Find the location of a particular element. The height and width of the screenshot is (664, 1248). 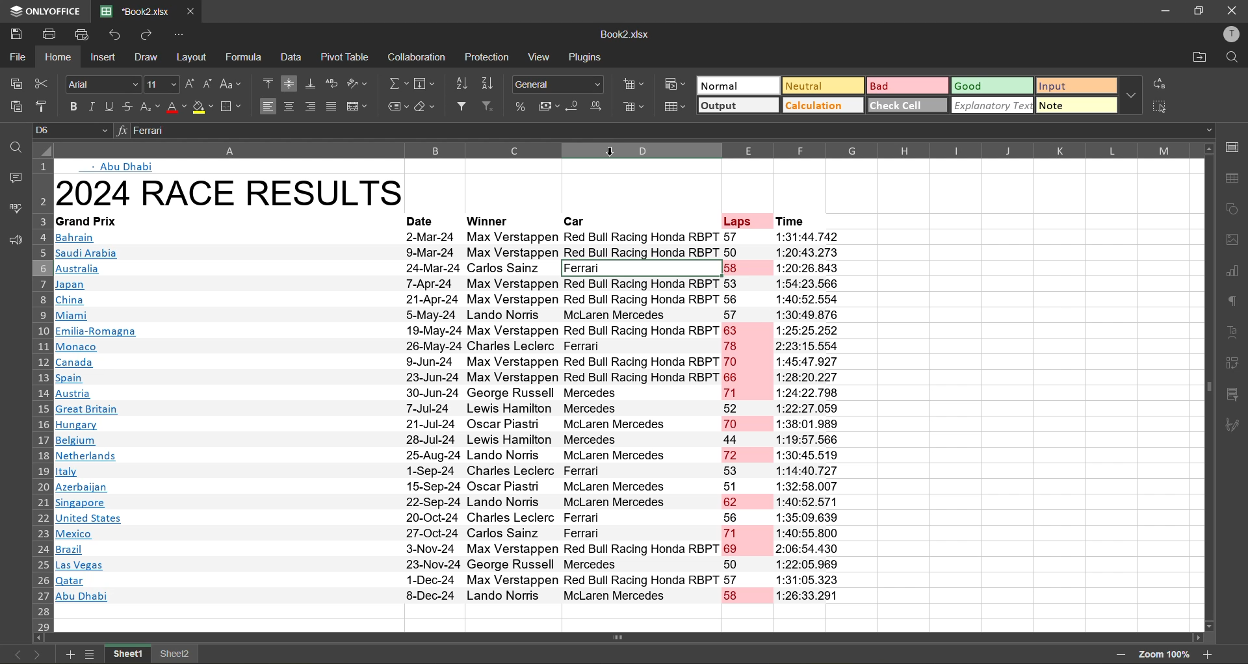

call settings is located at coordinates (1236, 144).